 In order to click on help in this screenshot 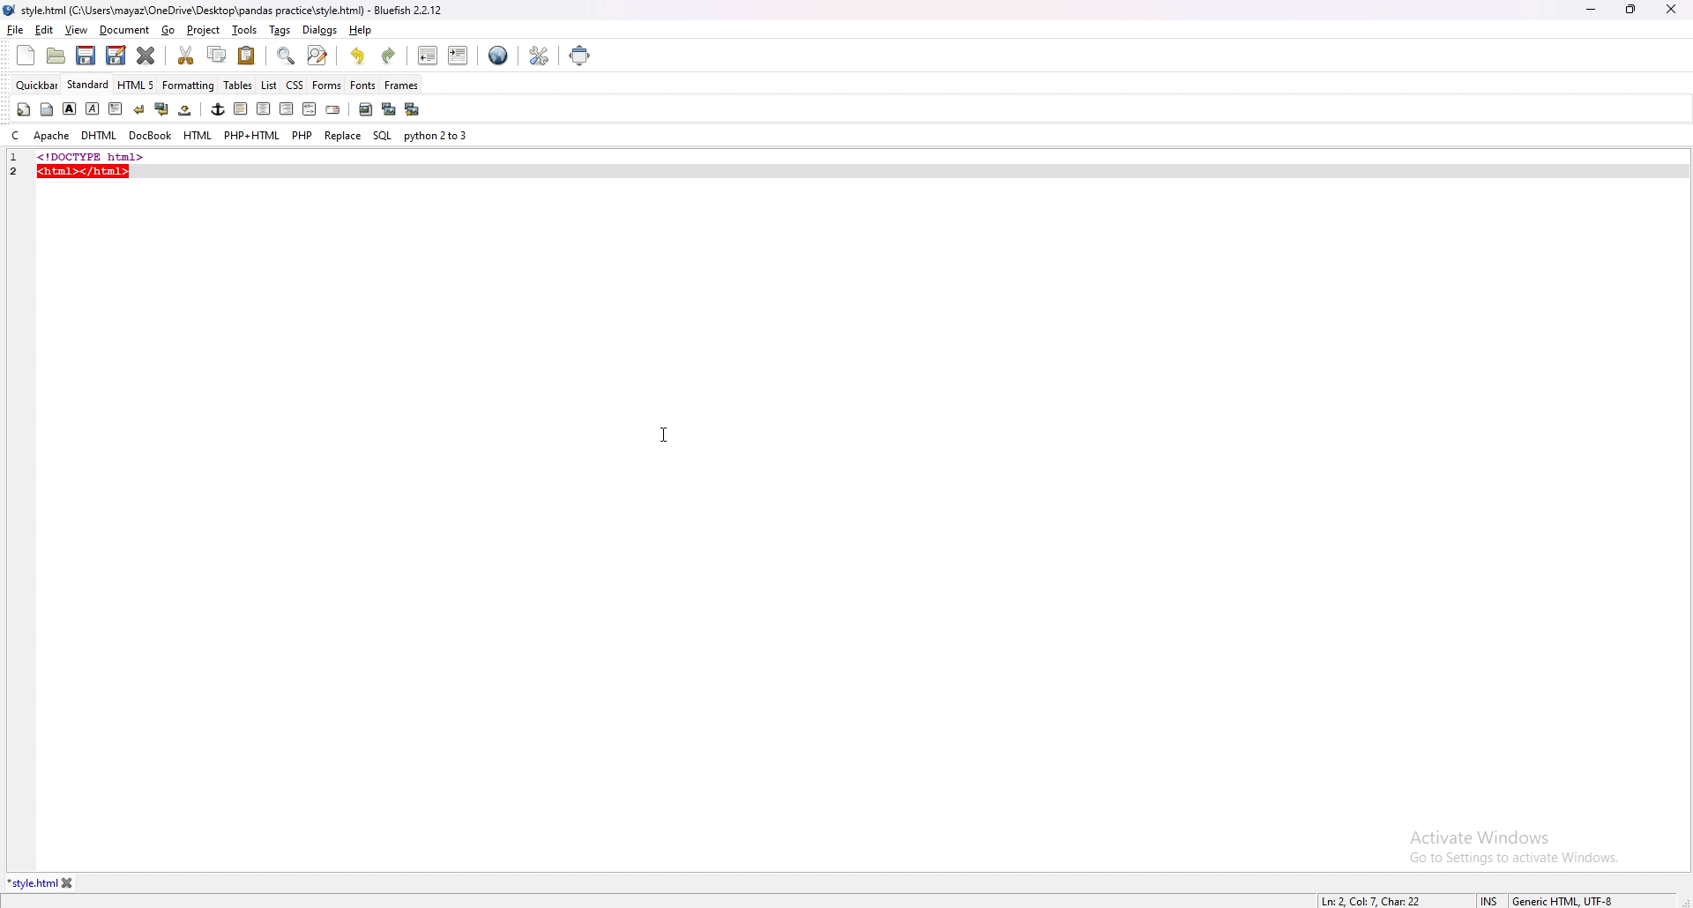, I will do `click(359, 30)`.